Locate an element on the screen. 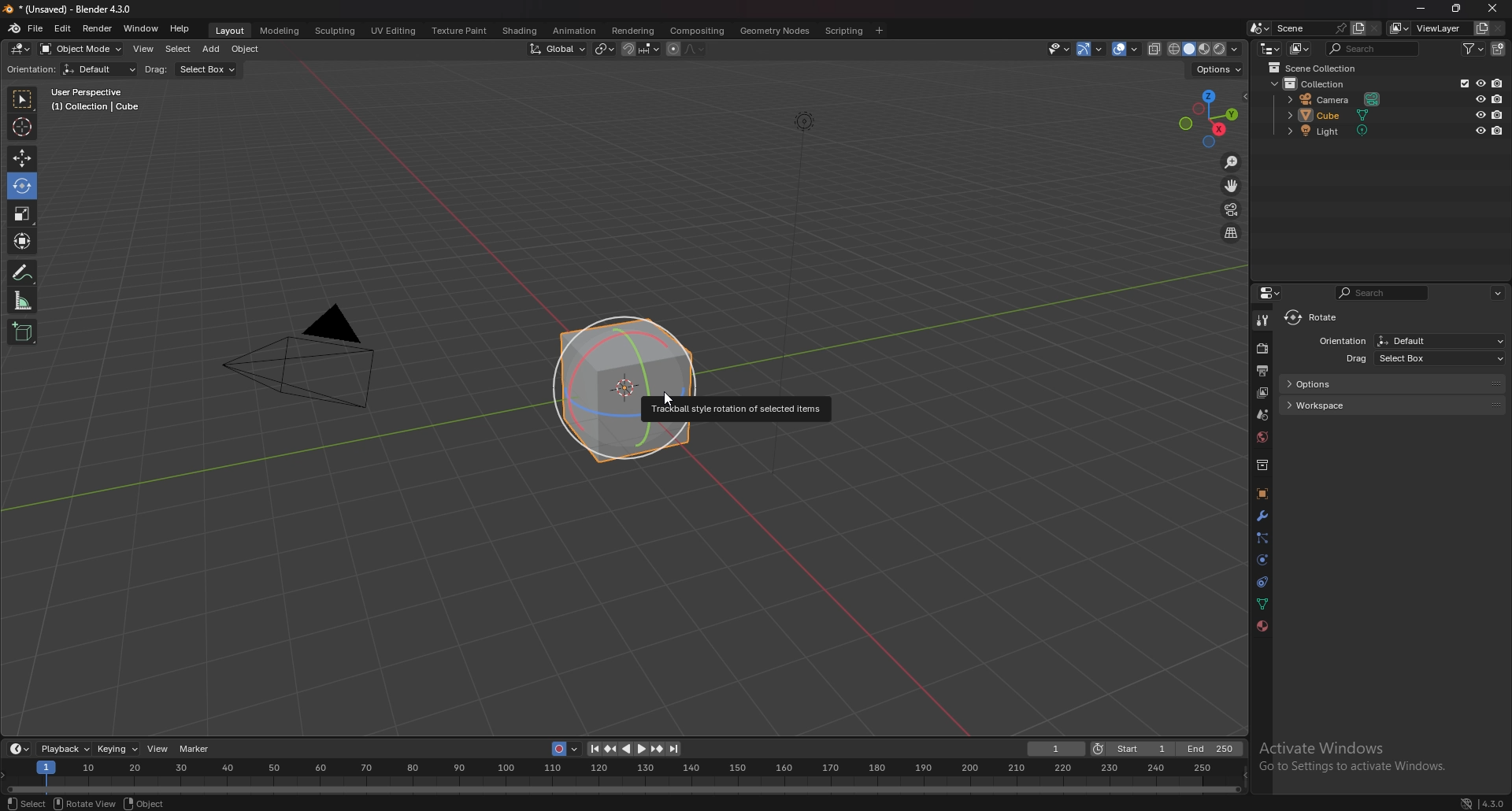  uv editing is located at coordinates (394, 31).